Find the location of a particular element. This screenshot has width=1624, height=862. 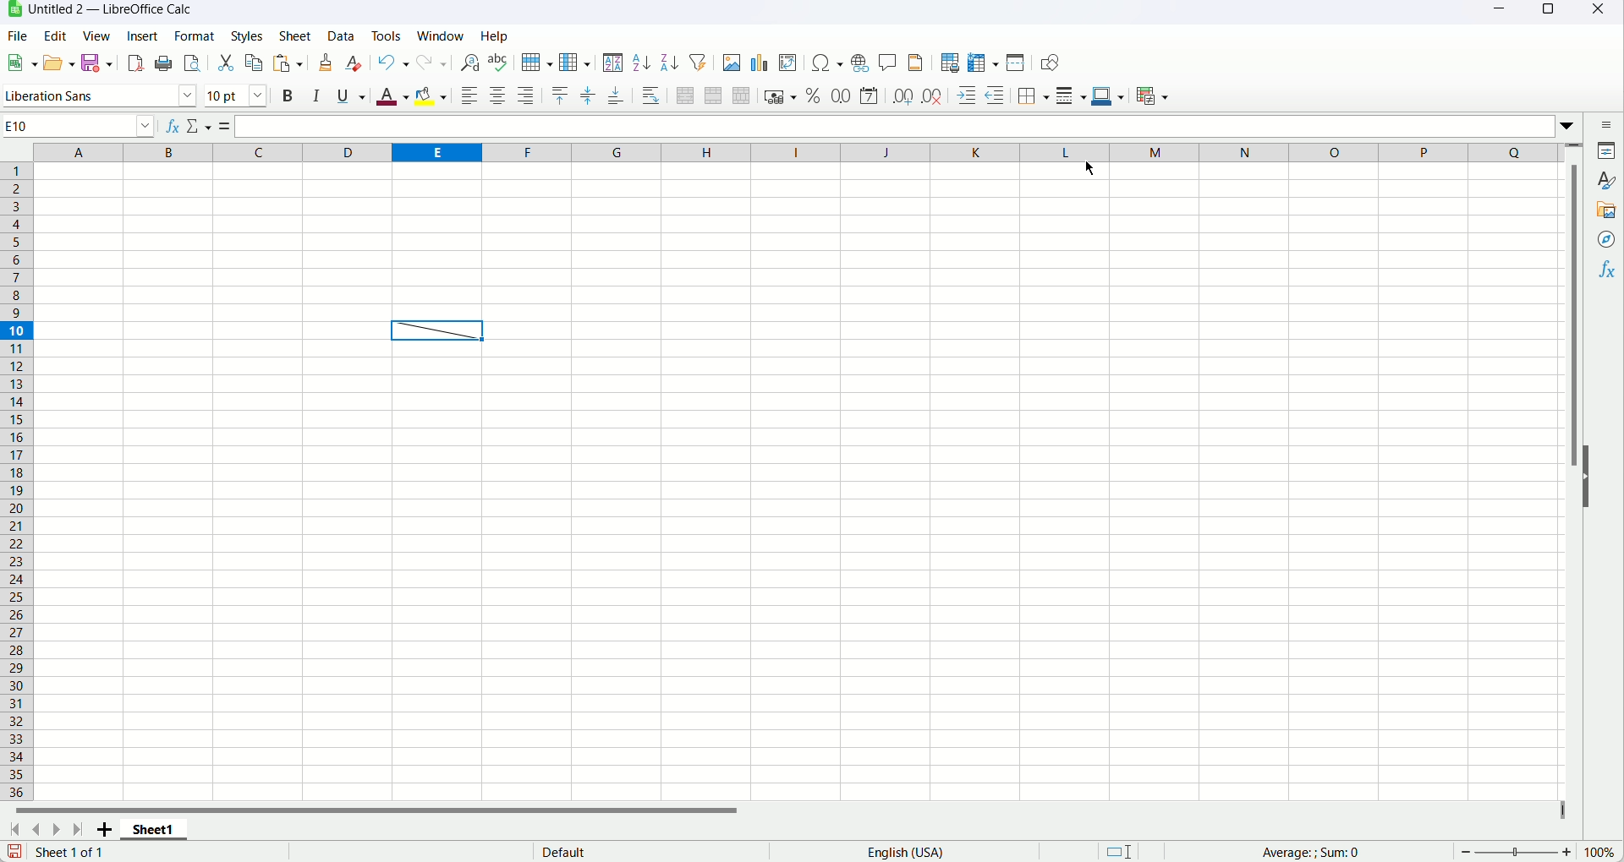

Vertical scroll bar is located at coordinates (1572, 472).